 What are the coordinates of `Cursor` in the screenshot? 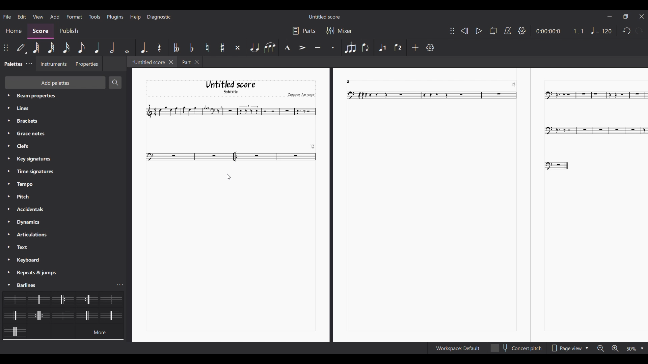 It's located at (229, 177).